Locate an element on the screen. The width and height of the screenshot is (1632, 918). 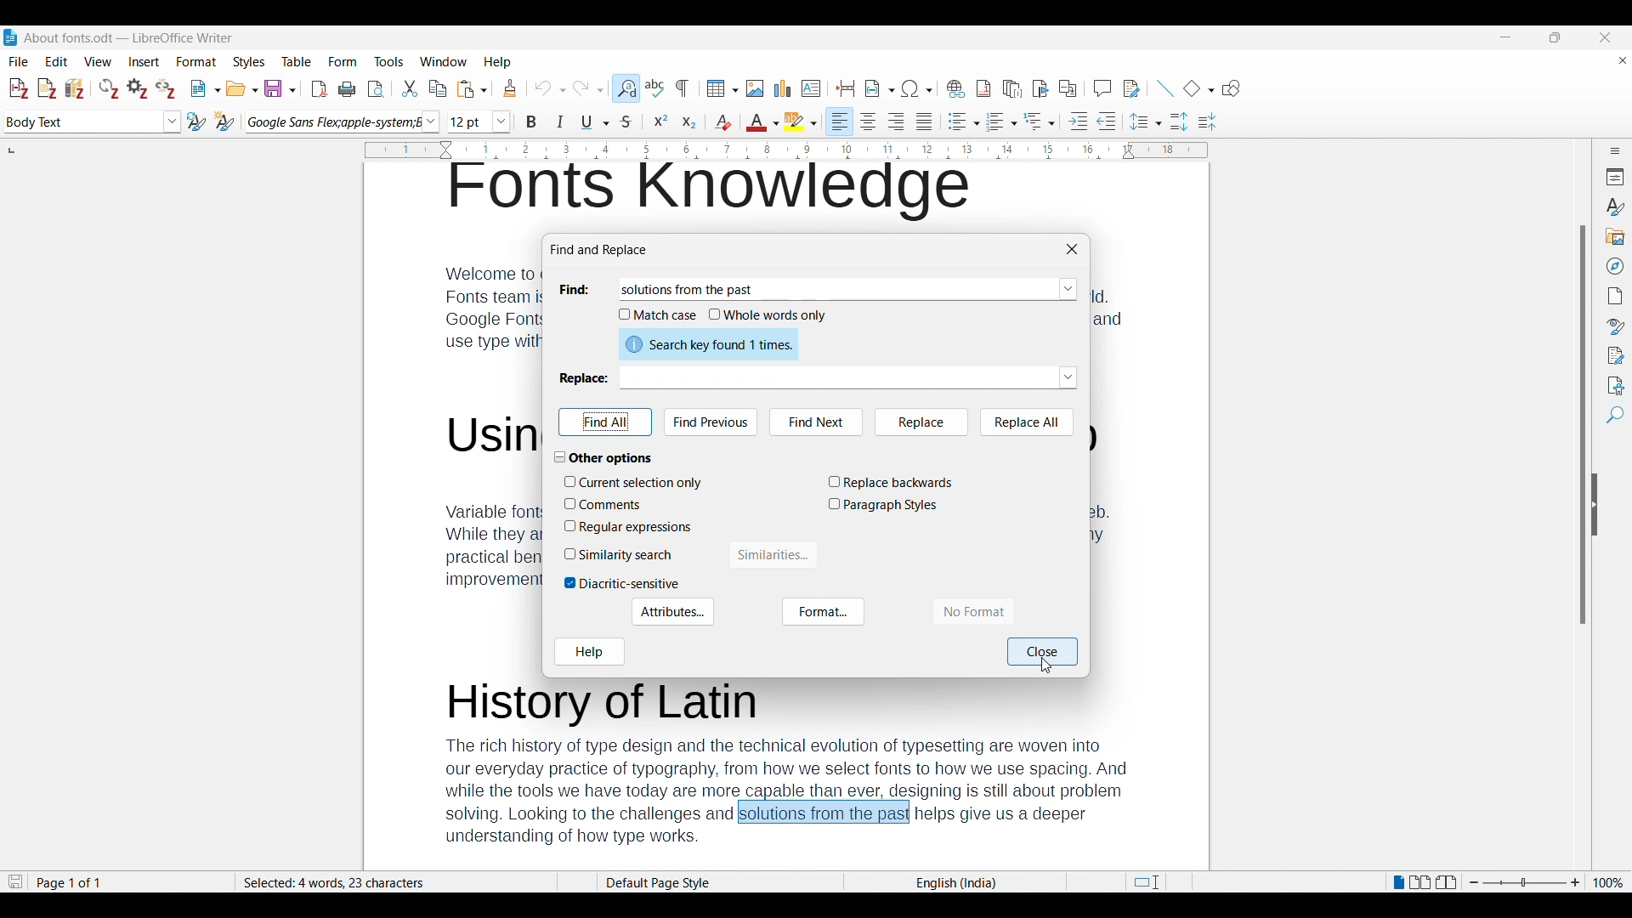
Find Next is located at coordinates (815, 422).